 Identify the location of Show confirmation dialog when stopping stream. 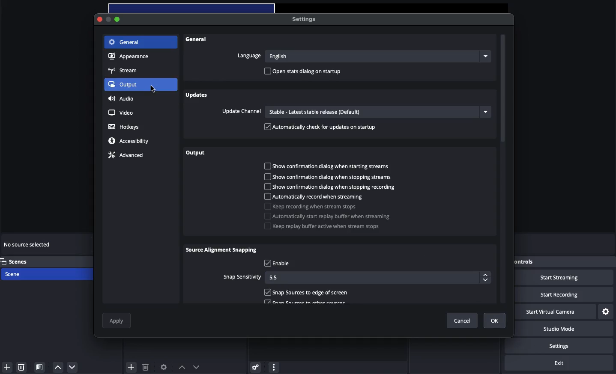
(331, 176).